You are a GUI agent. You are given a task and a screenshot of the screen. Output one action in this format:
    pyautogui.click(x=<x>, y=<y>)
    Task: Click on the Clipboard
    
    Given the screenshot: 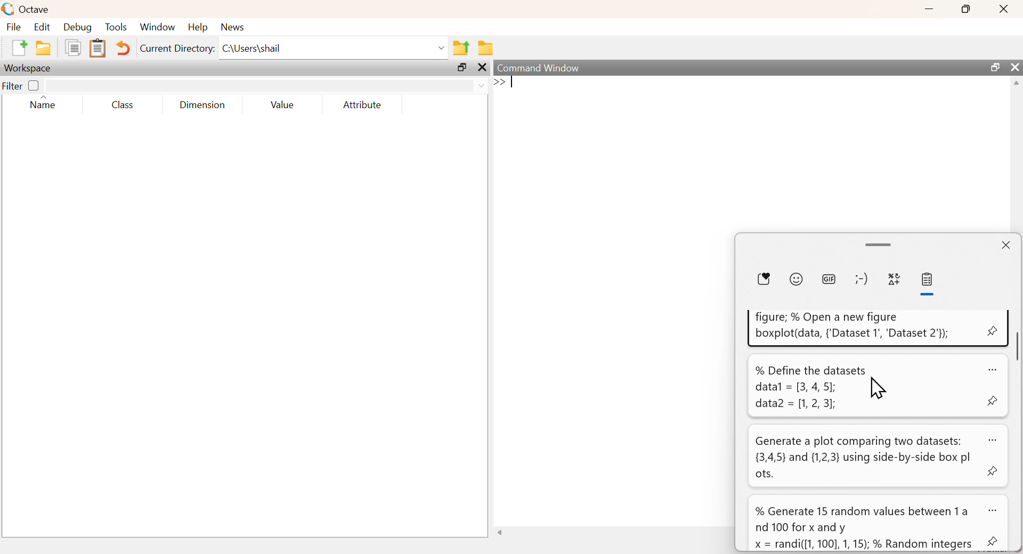 What is the action you would take?
    pyautogui.click(x=98, y=48)
    